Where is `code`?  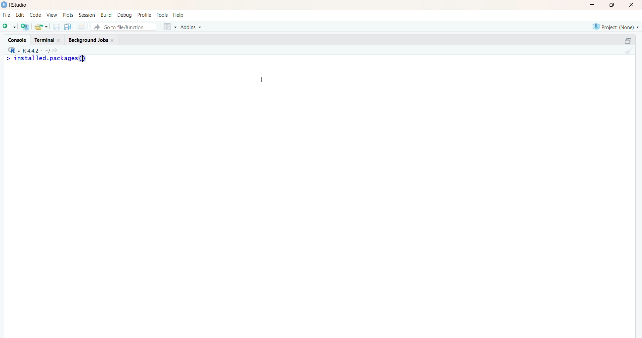 code is located at coordinates (35, 15).